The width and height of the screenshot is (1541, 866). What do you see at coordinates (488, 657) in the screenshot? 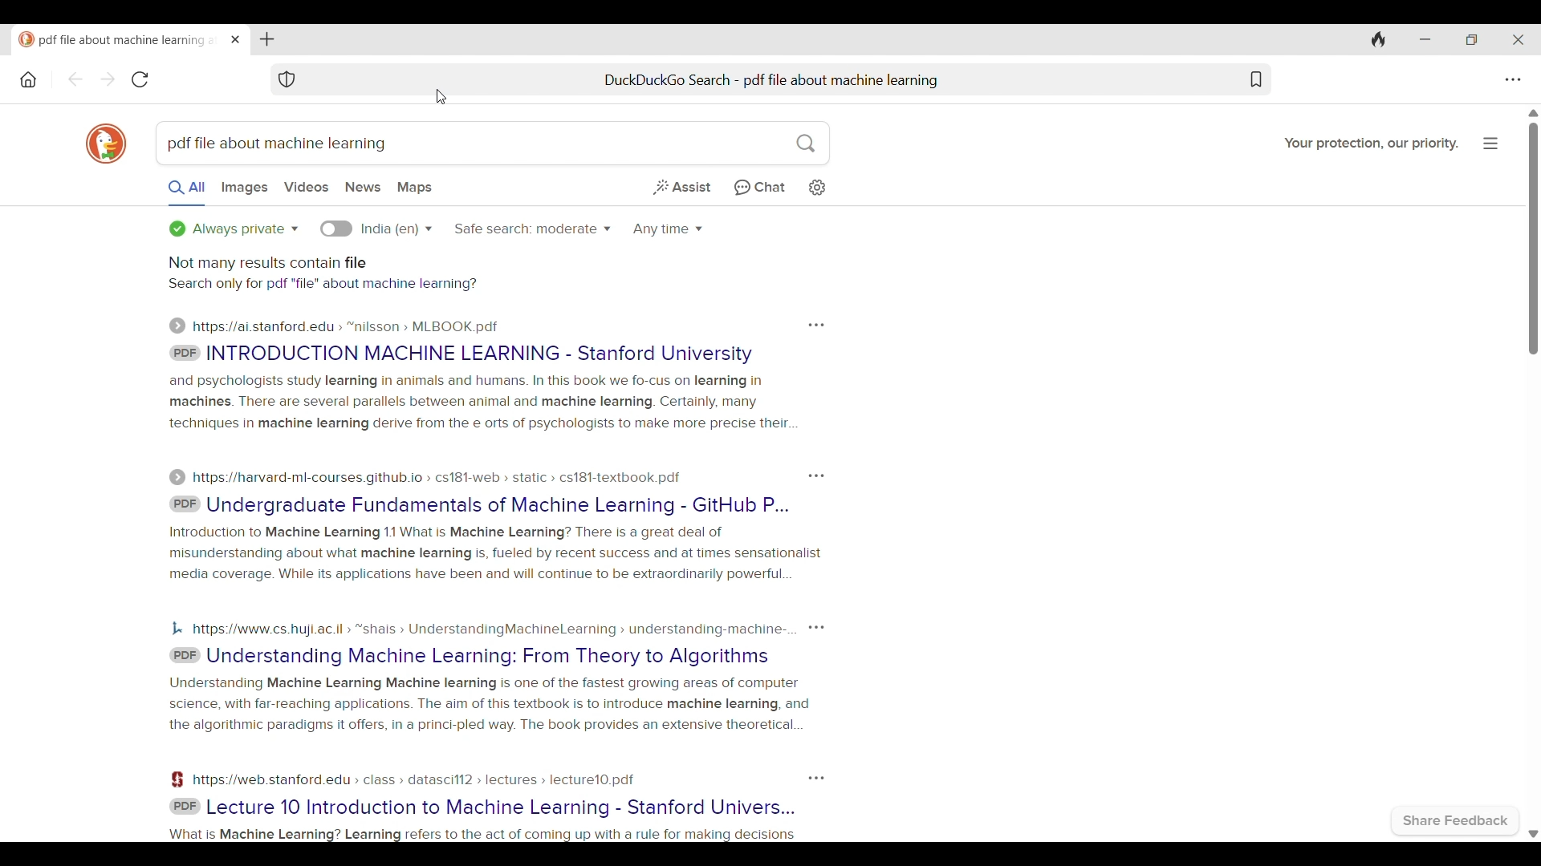
I see `Understanding Machine Learning: From Theory to Algorithms` at bounding box center [488, 657].